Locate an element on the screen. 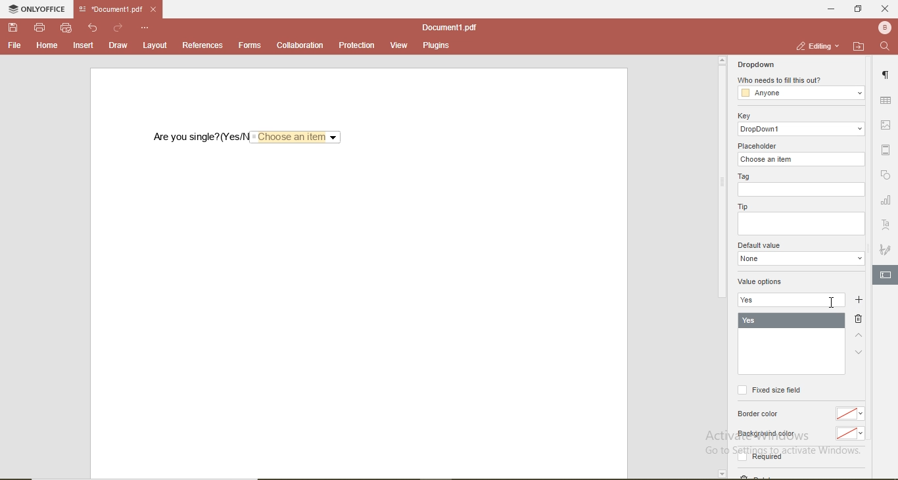 The width and height of the screenshot is (898, 480). open file location is located at coordinates (859, 47).